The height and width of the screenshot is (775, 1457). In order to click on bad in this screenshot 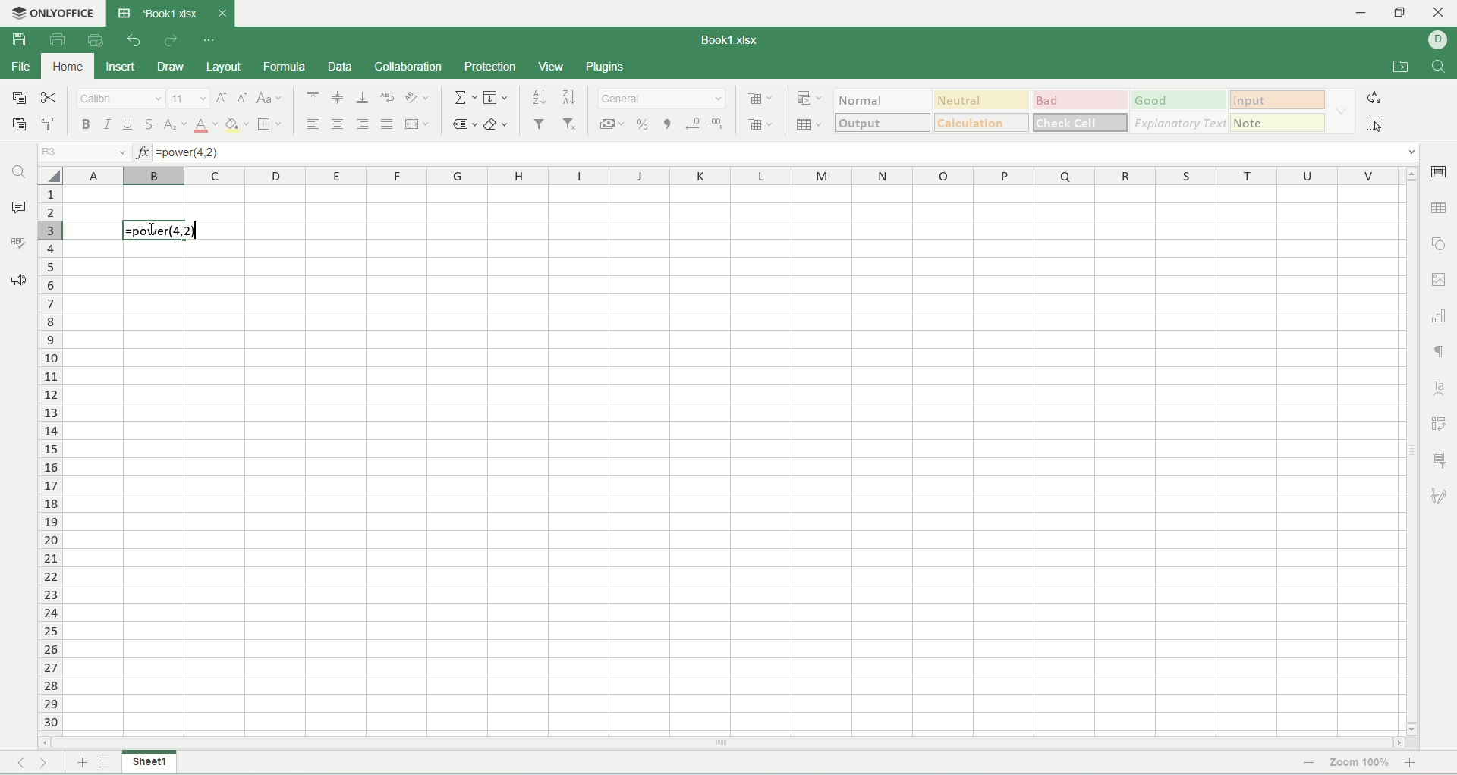, I will do `click(1083, 99)`.